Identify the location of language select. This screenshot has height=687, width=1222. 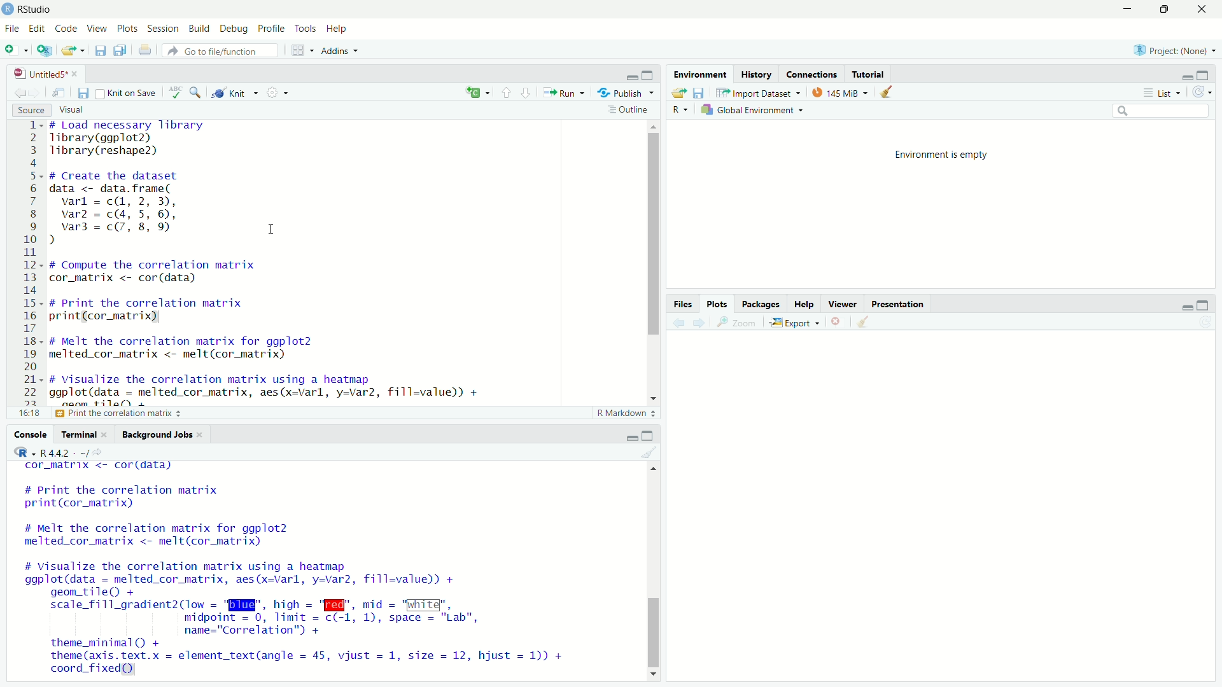
(478, 94).